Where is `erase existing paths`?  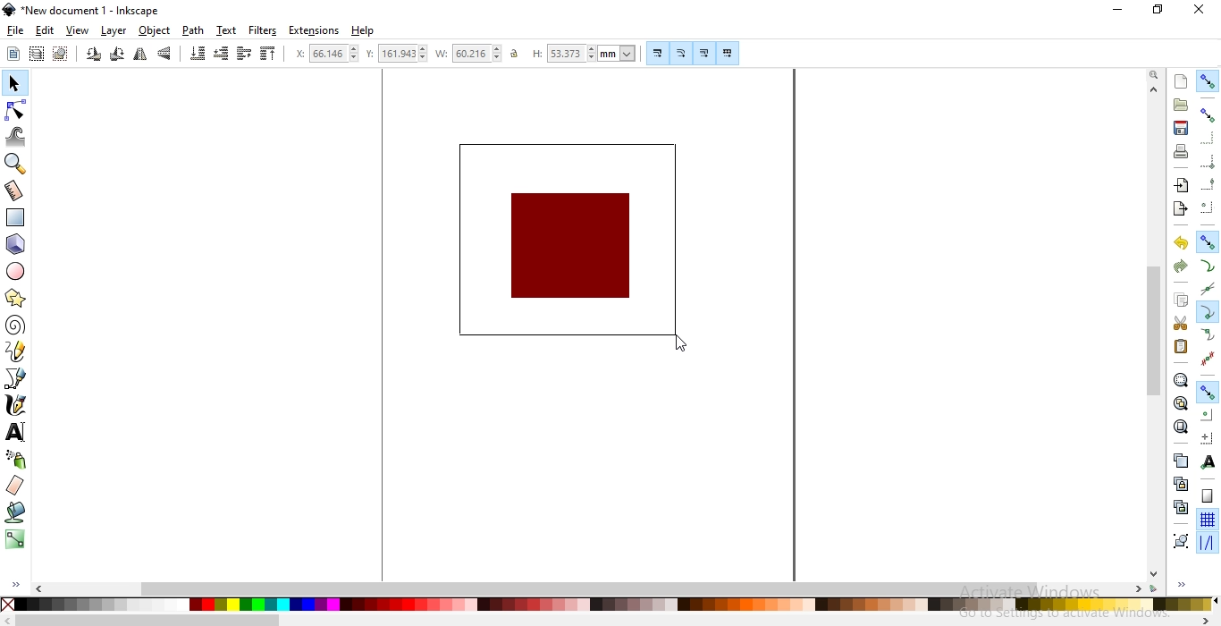 erase existing paths is located at coordinates (15, 486).